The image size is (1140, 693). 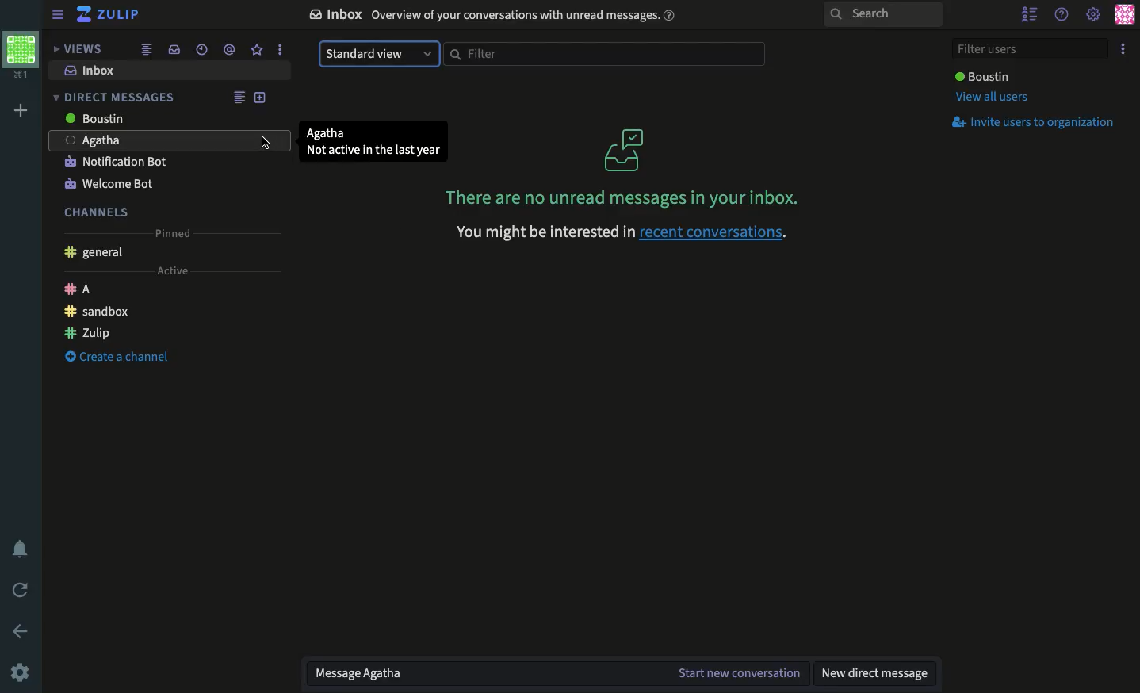 I want to click on Time, so click(x=201, y=48).